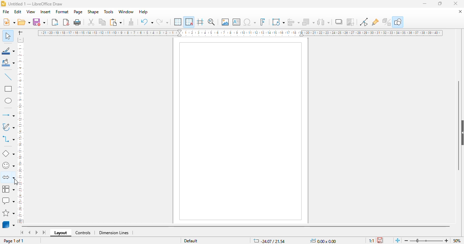 This screenshot has width=464, height=244. What do you see at coordinates (66, 22) in the screenshot?
I see `export directly as PDF` at bounding box center [66, 22].